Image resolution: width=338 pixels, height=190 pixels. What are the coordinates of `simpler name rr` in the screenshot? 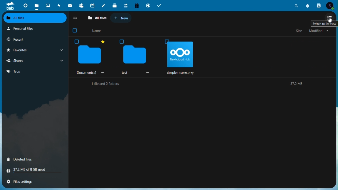 It's located at (180, 58).